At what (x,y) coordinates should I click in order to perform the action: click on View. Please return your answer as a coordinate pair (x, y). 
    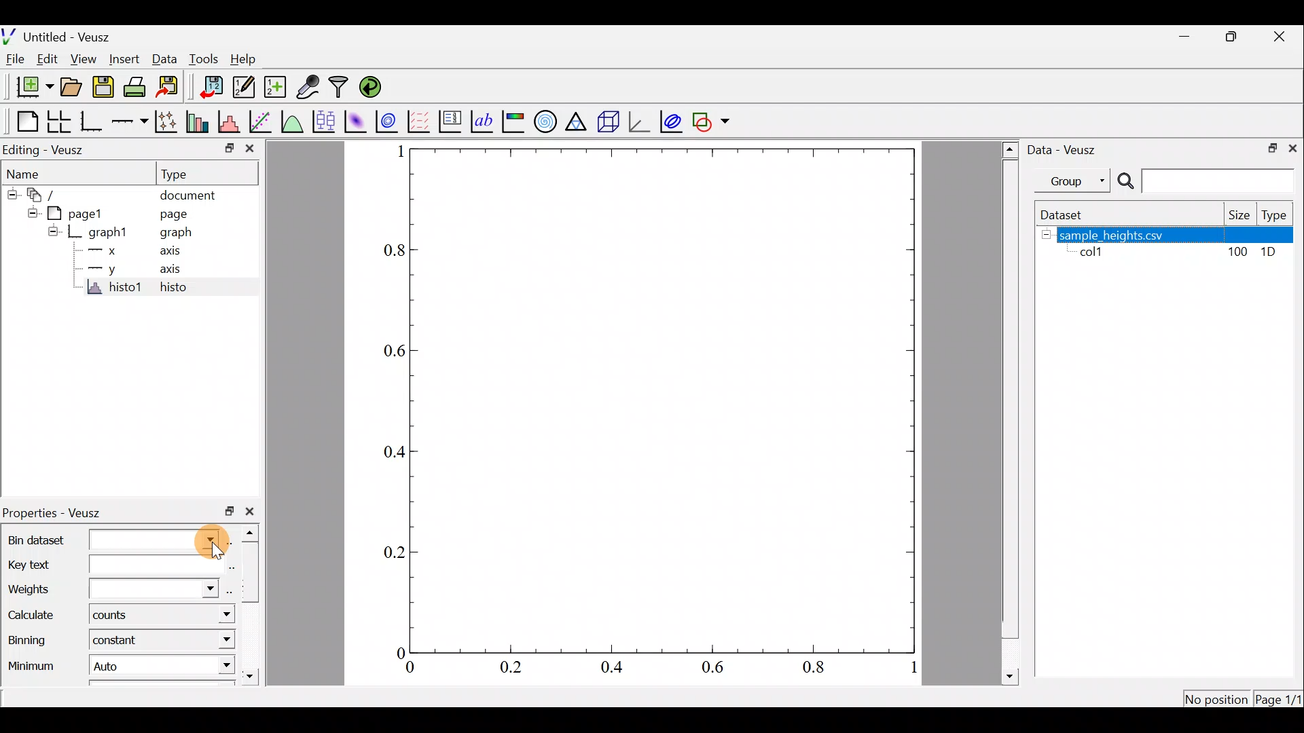
    Looking at the image, I should click on (83, 60).